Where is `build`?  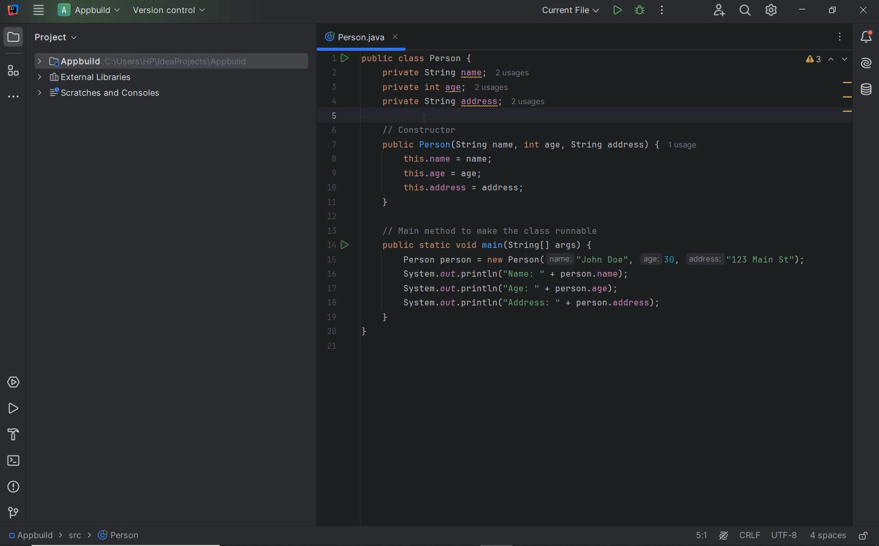
build is located at coordinates (14, 433).